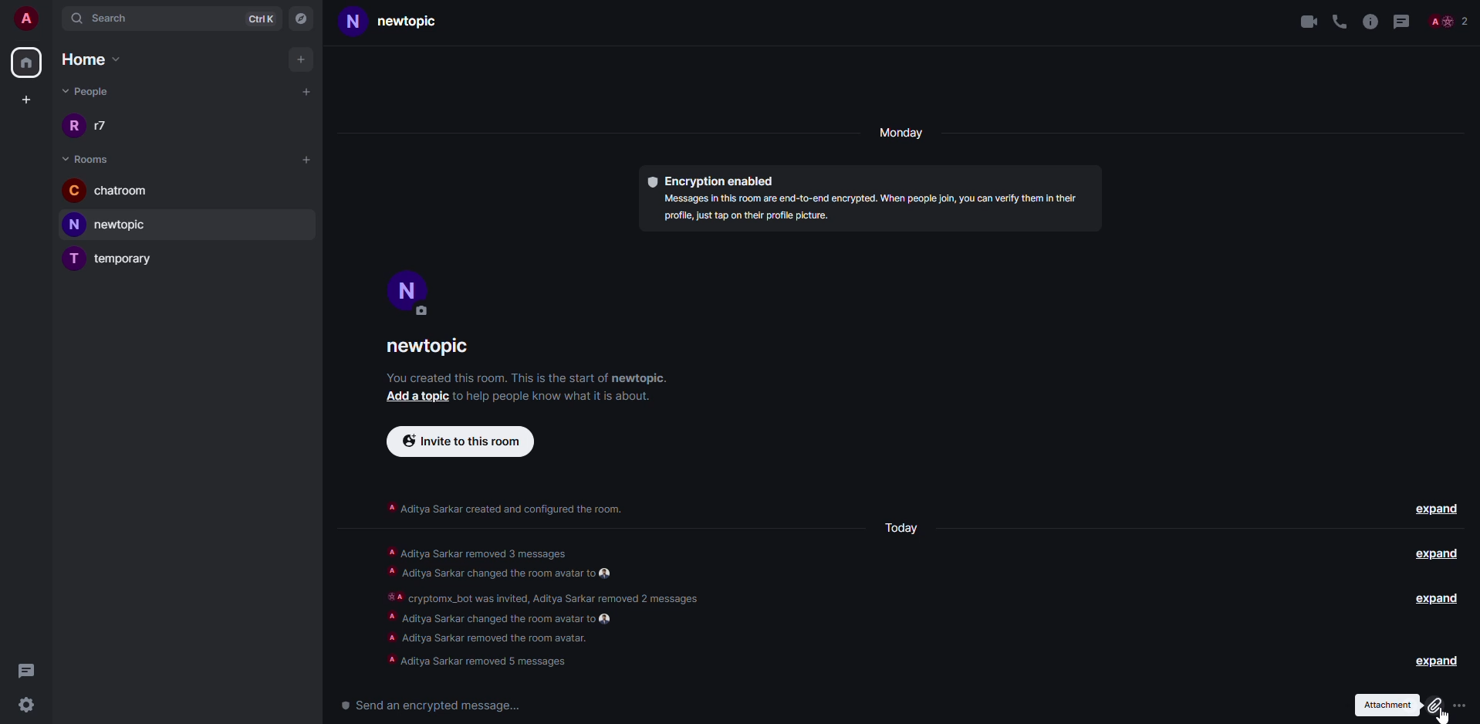 The image size is (1480, 724). Describe the element at coordinates (114, 191) in the screenshot. I see `room` at that location.